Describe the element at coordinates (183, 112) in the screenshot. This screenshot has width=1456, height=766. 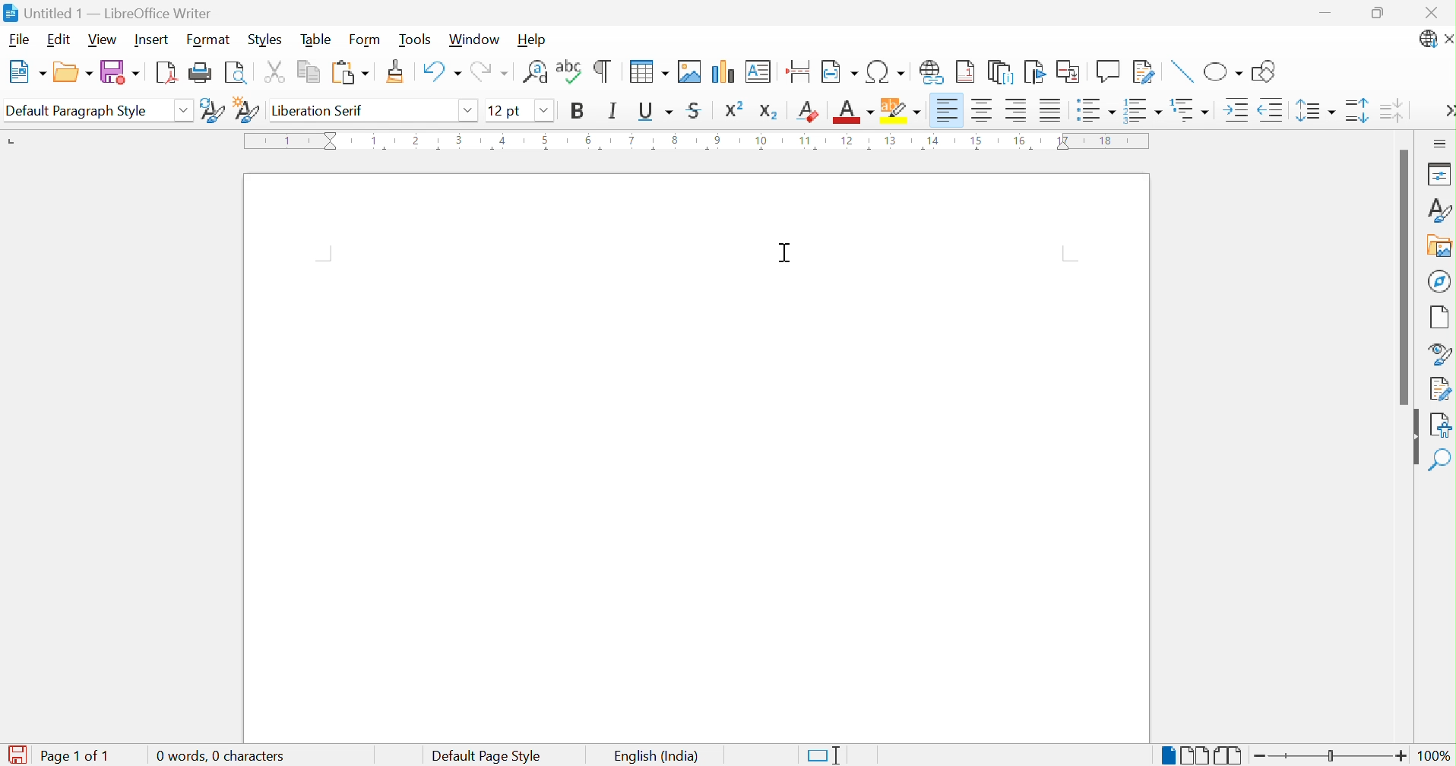
I see `Drop down` at that location.